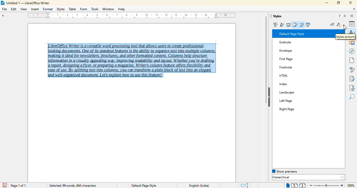 The width and height of the screenshot is (357, 188). Describe the element at coordinates (284, 171) in the screenshot. I see `show previews` at that location.